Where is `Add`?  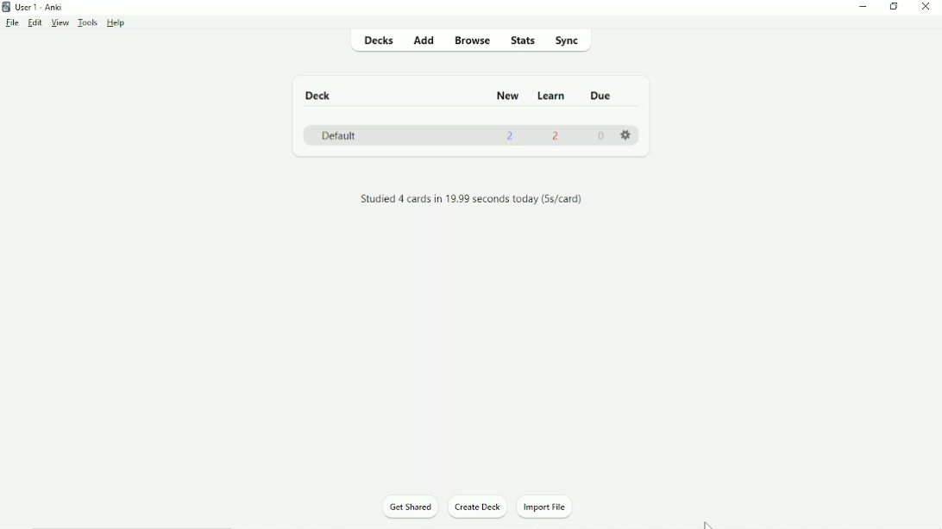
Add is located at coordinates (425, 40).